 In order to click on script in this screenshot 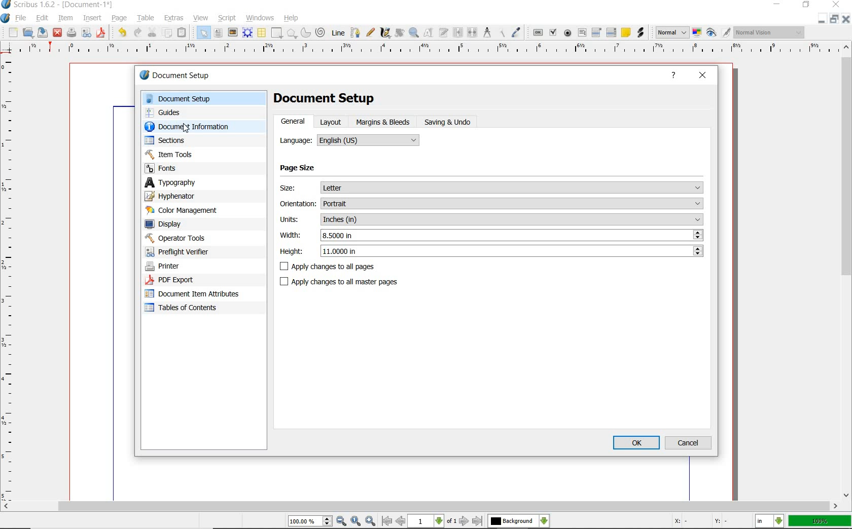, I will do `click(227, 18)`.